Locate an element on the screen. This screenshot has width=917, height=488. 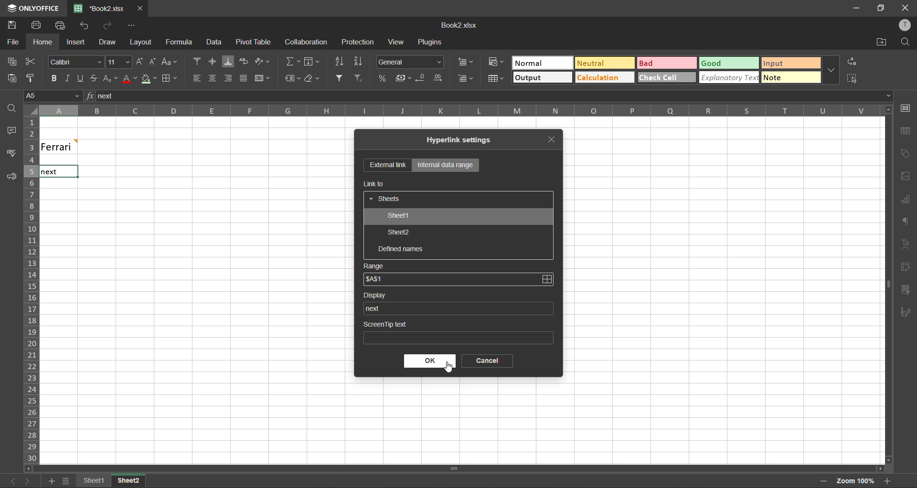
justified is located at coordinates (244, 79).